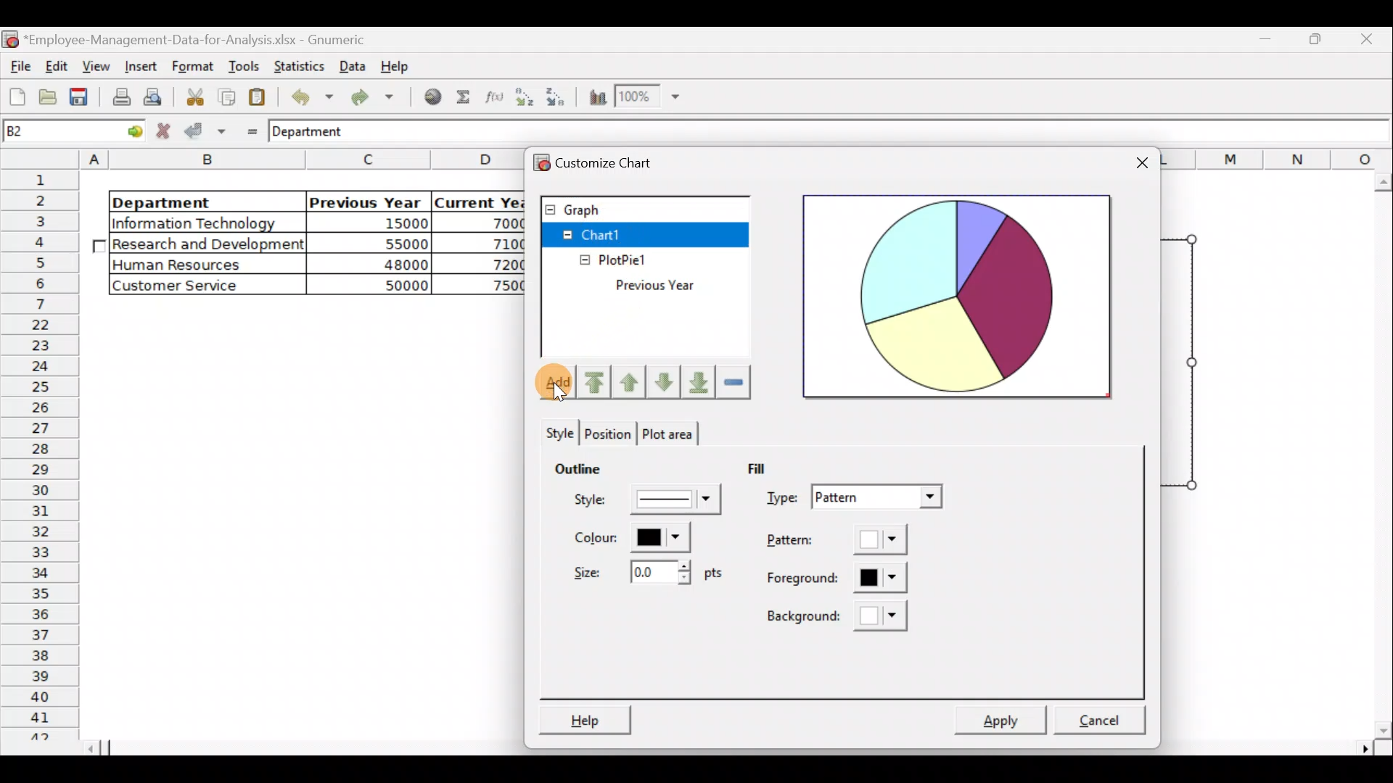 The image size is (1393, 783). I want to click on Copy the selection, so click(226, 97).